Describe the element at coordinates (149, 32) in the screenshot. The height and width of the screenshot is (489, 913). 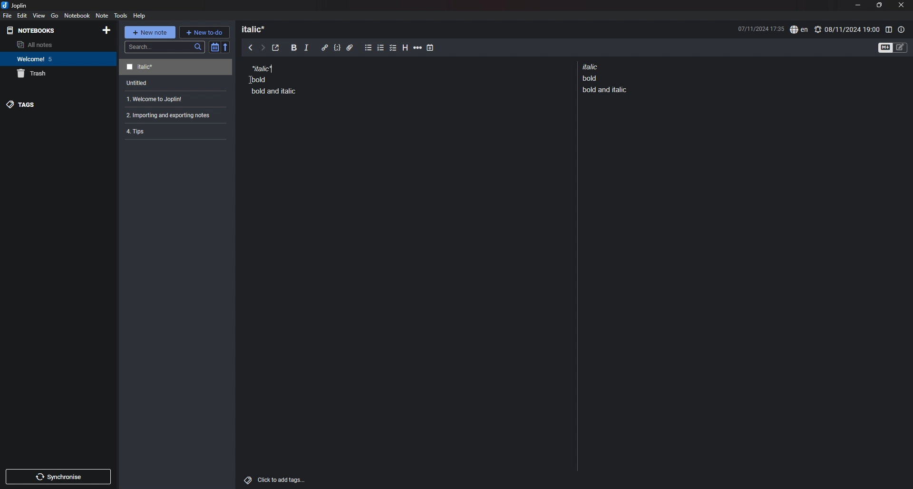
I see `new note` at that location.